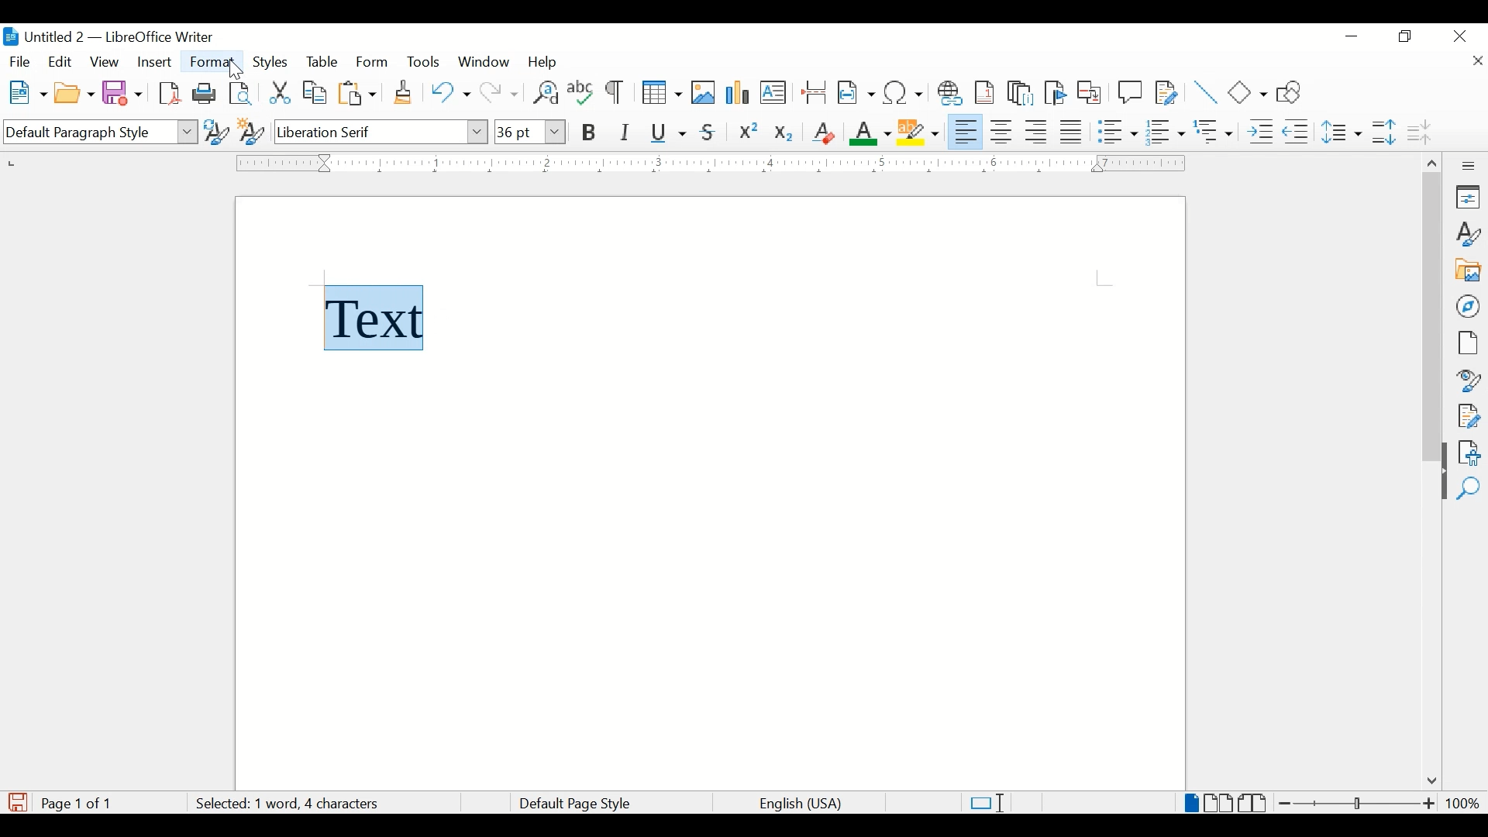 The height and width of the screenshot is (837, 1488). Describe the element at coordinates (1383, 132) in the screenshot. I see `increase paragraph spacing` at that location.